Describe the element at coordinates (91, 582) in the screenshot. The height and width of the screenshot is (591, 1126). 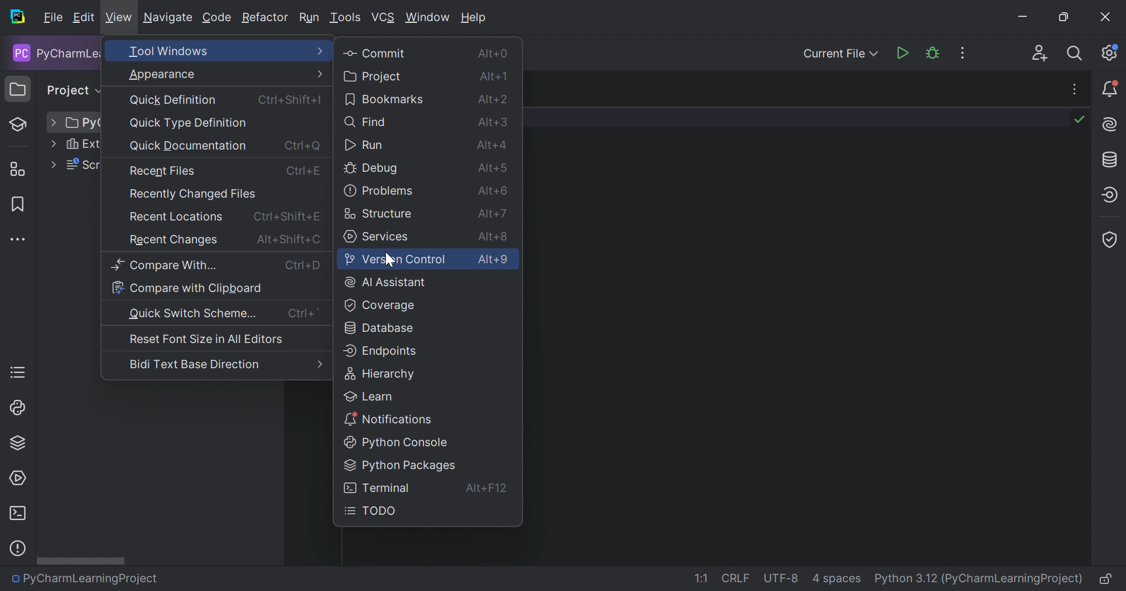
I see `PyCharmLearningProject` at that location.